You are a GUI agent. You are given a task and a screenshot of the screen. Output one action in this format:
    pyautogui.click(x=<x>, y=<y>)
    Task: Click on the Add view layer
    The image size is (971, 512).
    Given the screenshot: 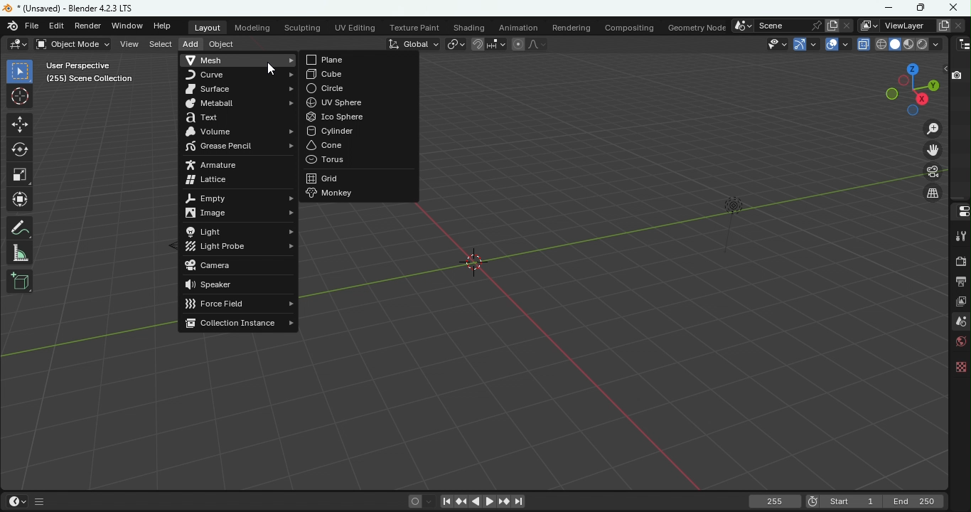 What is the action you would take?
    pyautogui.click(x=941, y=24)
    